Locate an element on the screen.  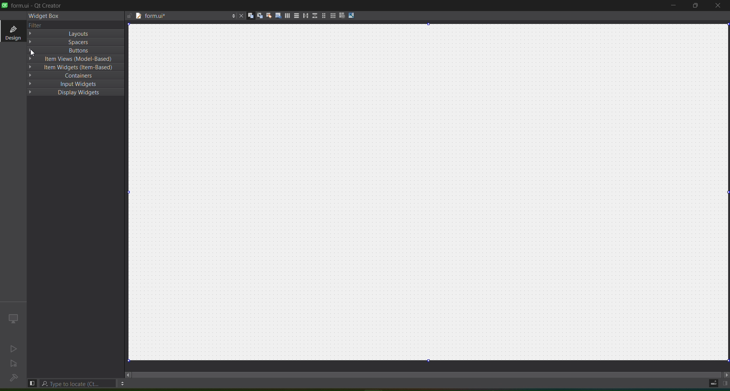
hide left sidebar is located at coordinates (32, 383).